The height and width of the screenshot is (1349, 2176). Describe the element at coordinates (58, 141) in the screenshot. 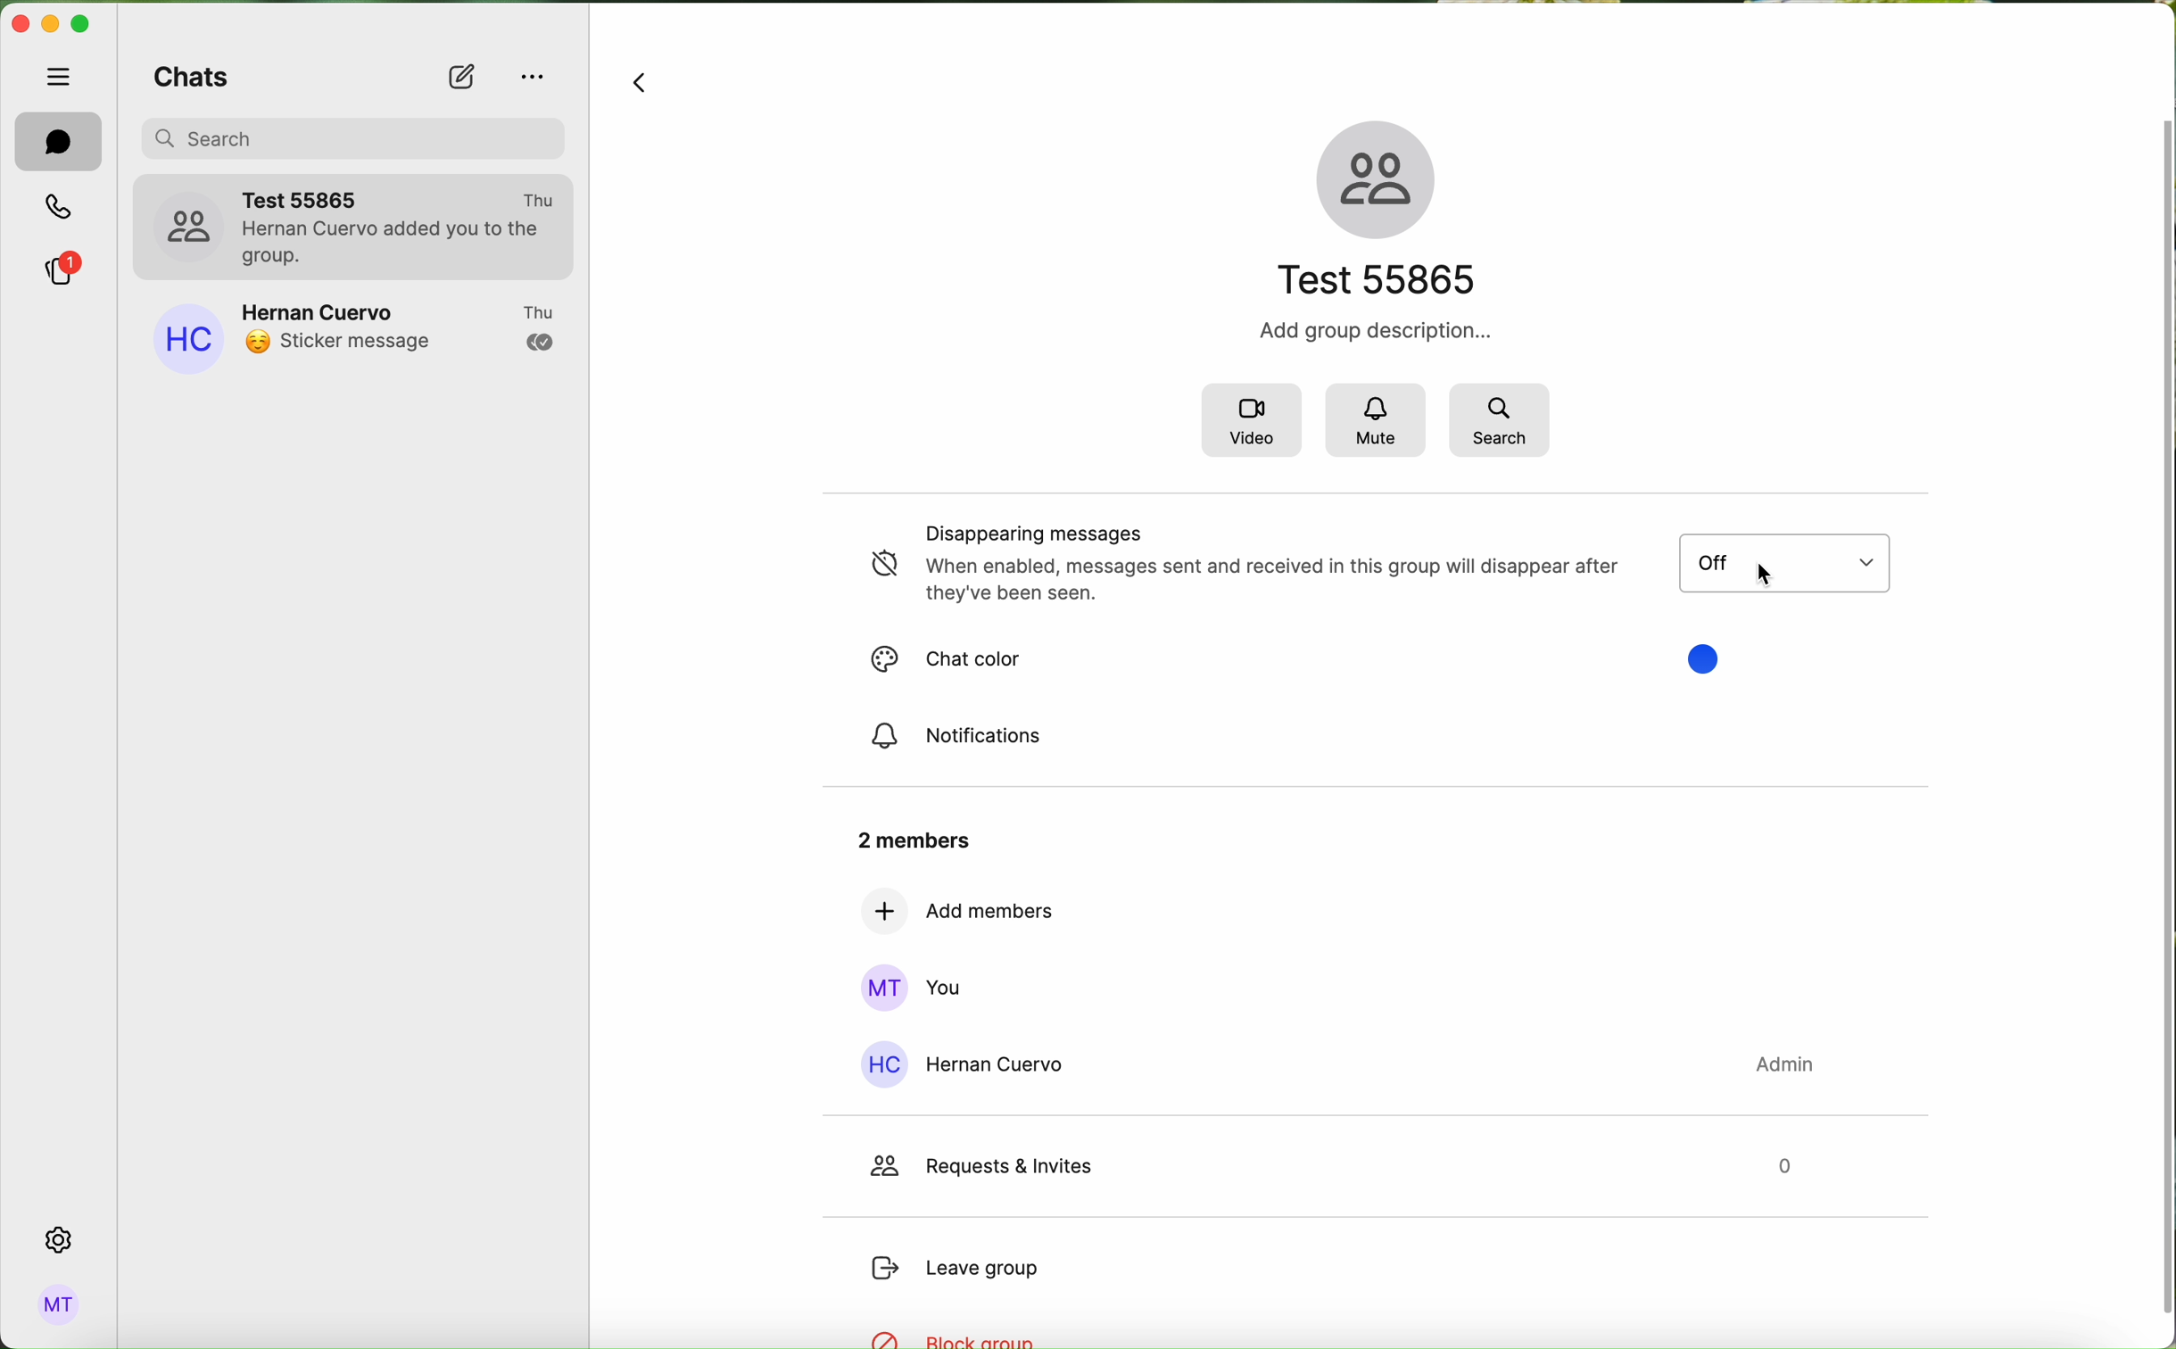

I see `chats` at that location.